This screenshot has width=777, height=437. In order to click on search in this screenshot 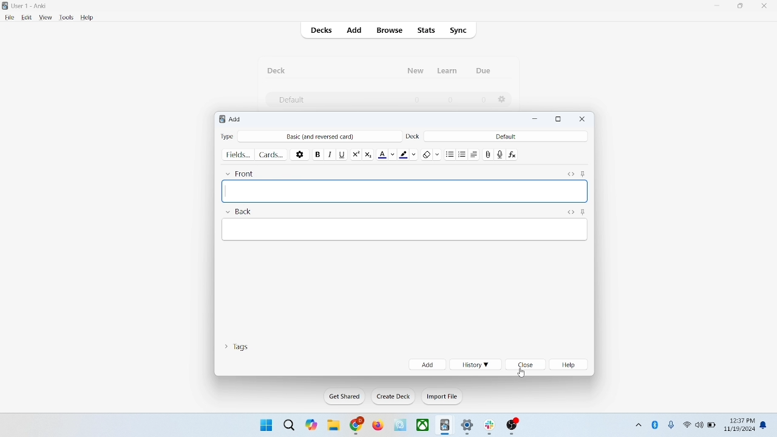, I will do `click(290, 424)`.